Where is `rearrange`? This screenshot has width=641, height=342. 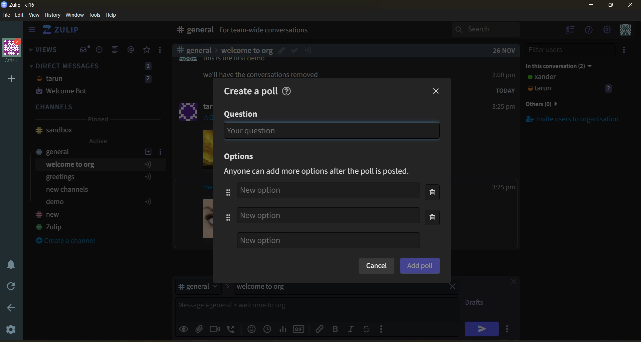
rearrange is located at coordinates (228, 205).